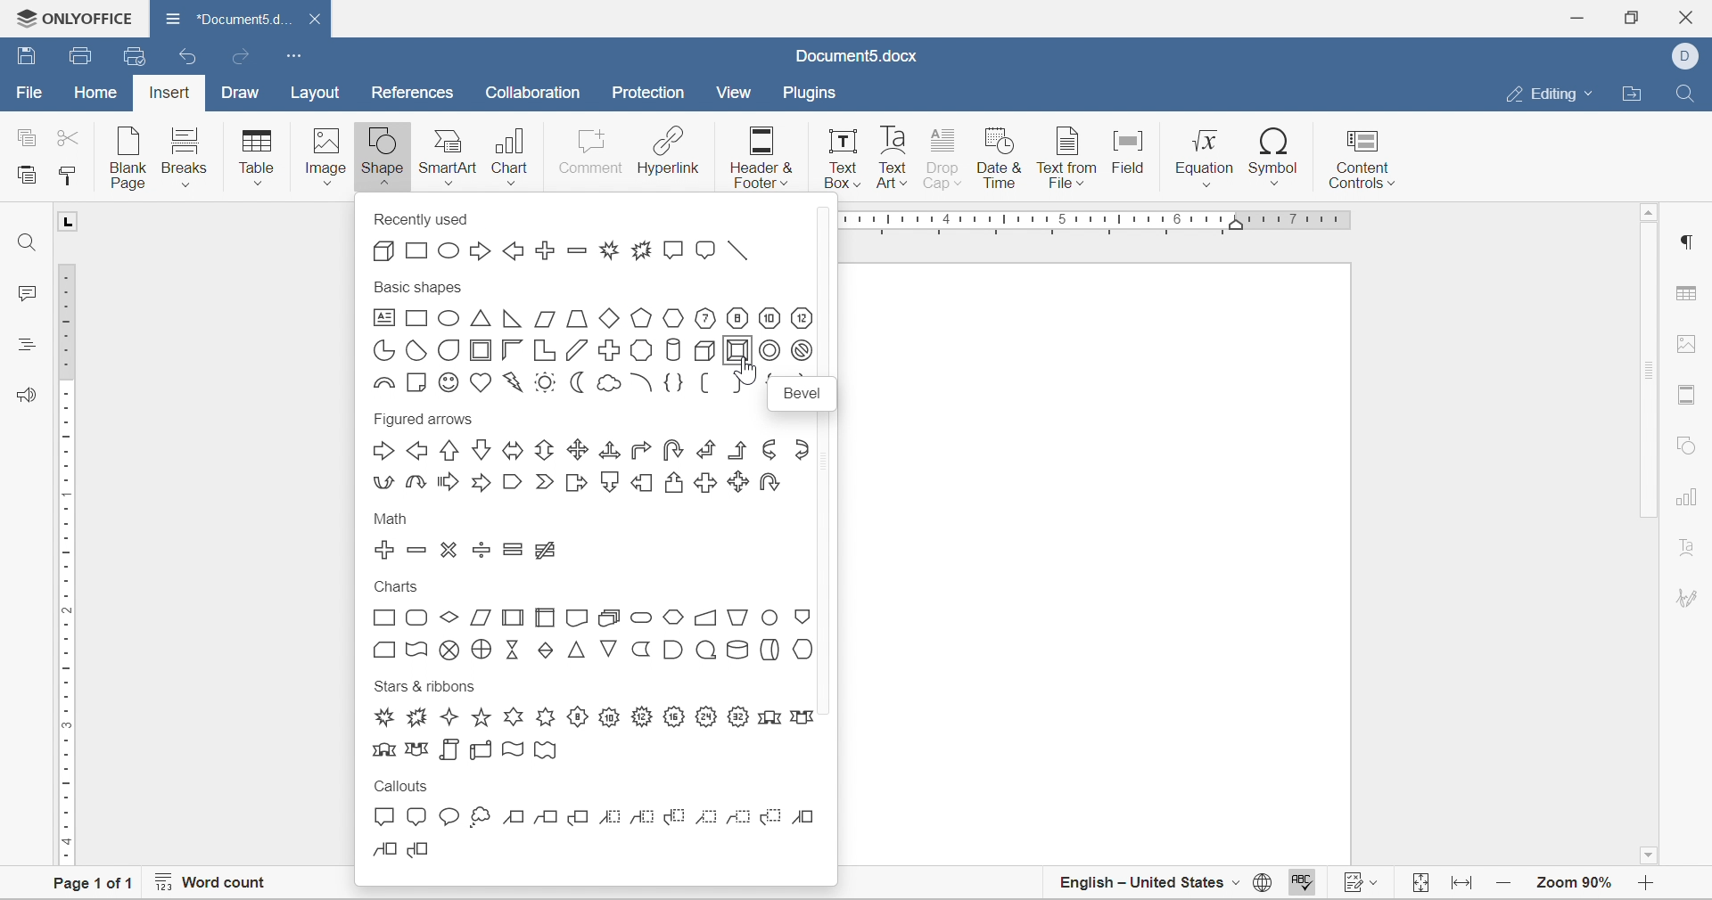 The width and height of the screenshot is (1712, 900). Describe the element at coordinates (1692, 241) in the screenshot. I see `paragraph settings` at that location.